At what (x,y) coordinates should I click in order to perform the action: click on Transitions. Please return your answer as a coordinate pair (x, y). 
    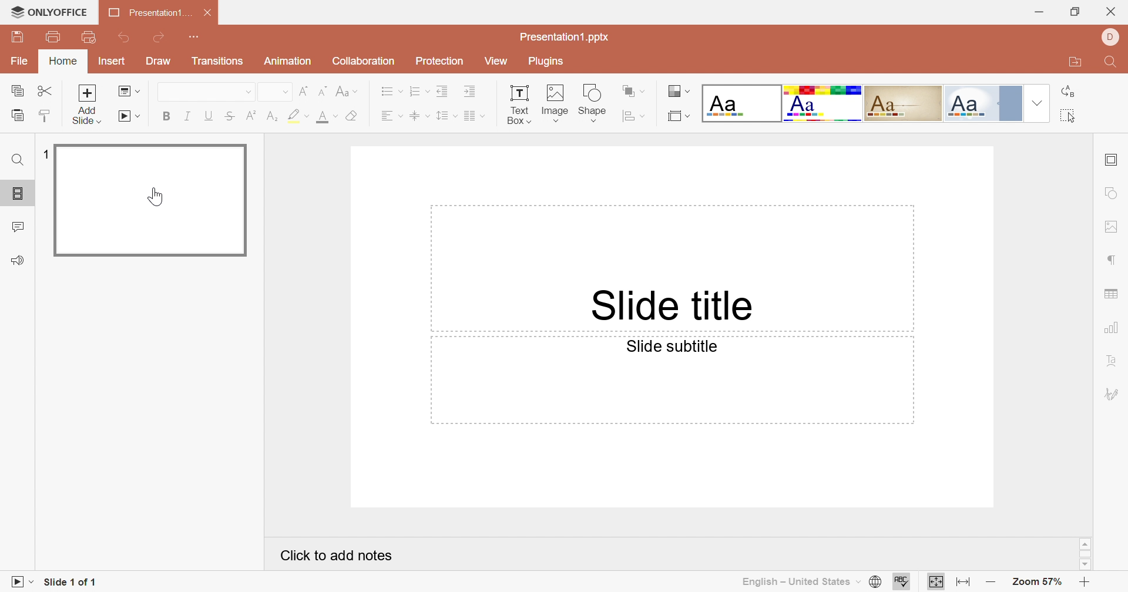
    Looking at the image, I should click on (219, 61).